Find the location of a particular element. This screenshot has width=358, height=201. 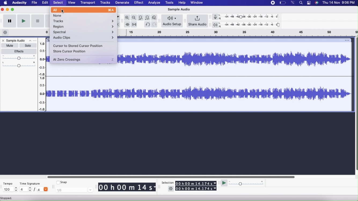

Effect is located at coordinates (138, 3).